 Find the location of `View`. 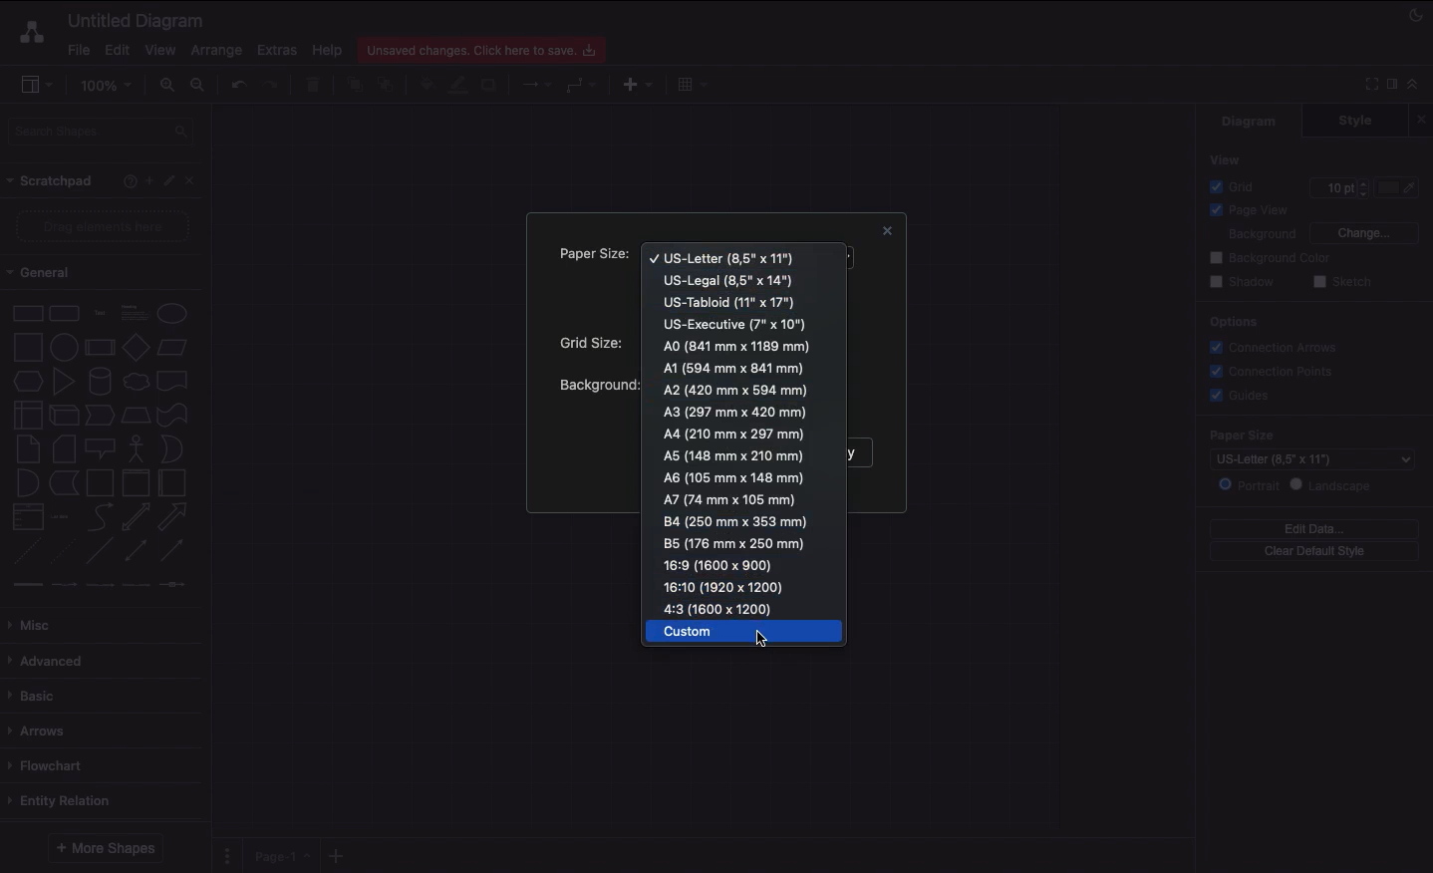

View is located at coordinates (1227, 158).